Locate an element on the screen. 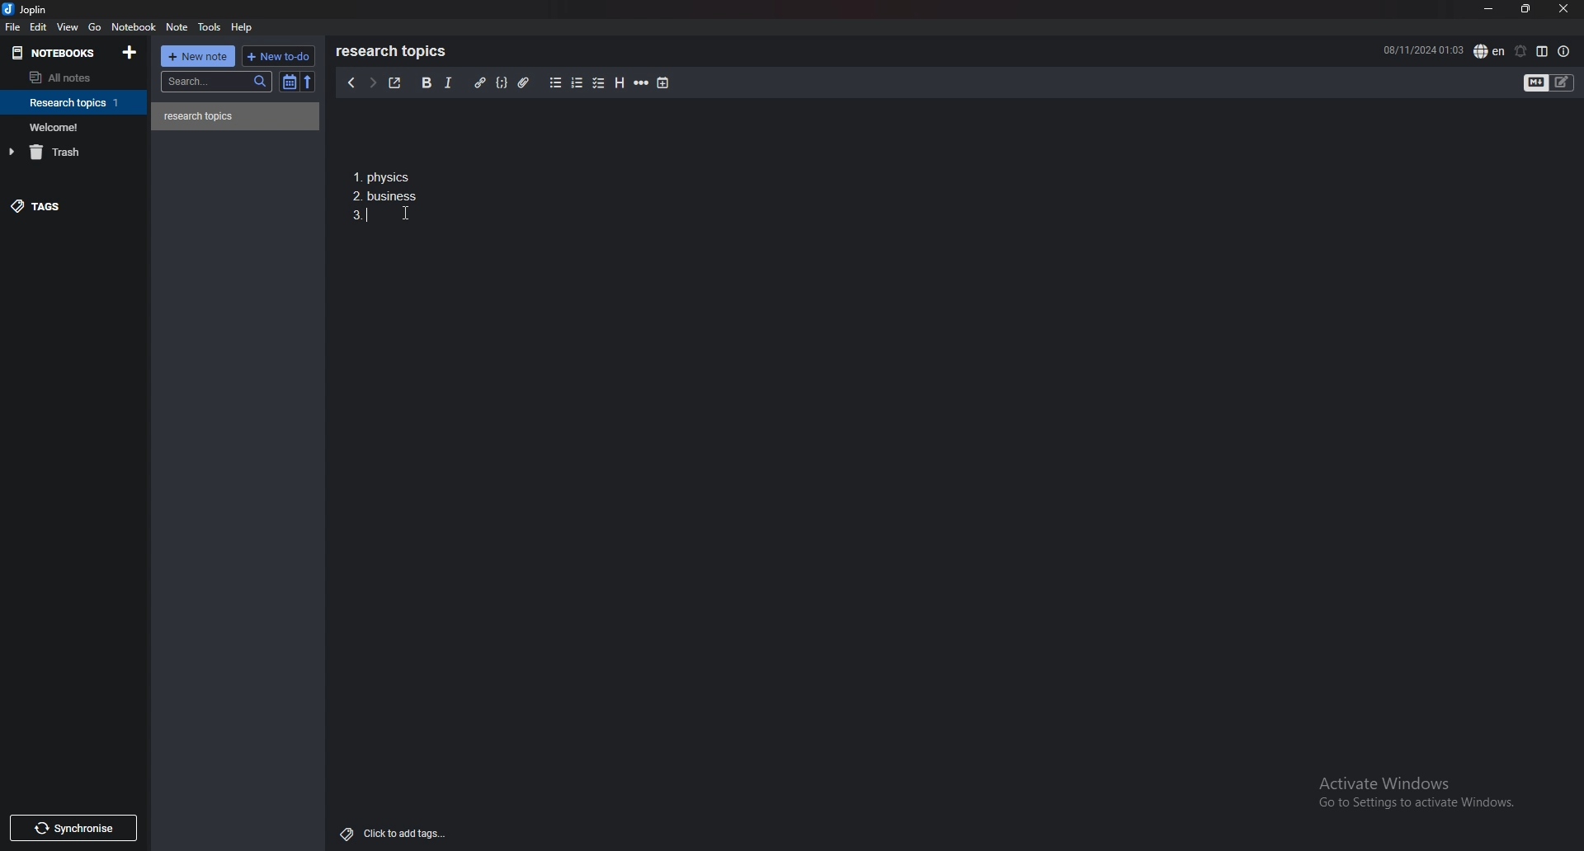 The image size is (1584, 851). bullet list is located at coordinates (555, 83).